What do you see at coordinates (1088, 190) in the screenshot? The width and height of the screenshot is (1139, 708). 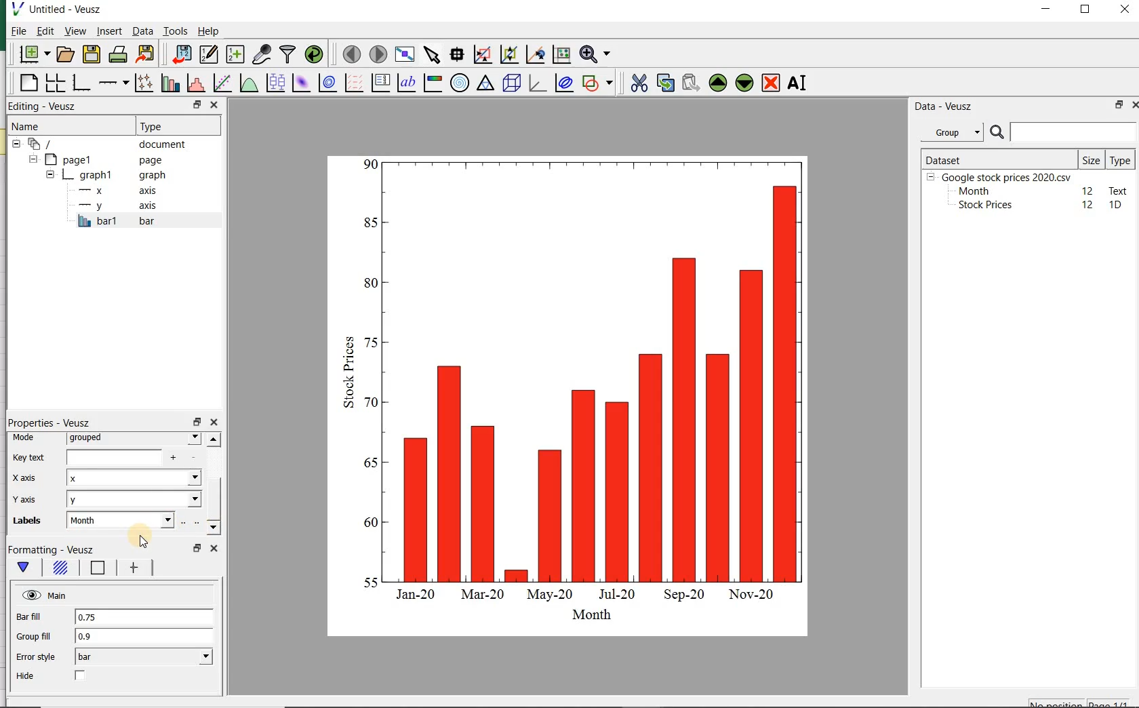 I see `12` at bounding box center [1088, 190].